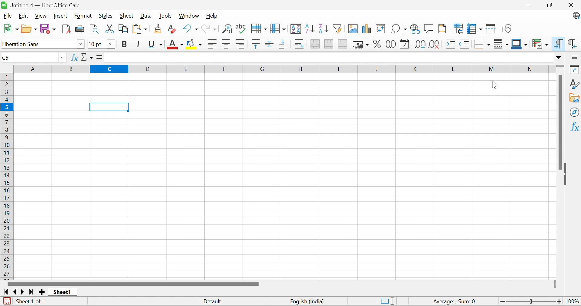 Image resolution: width=581 pixels, height=306 pixels. Describe the element at coordinates (329, 45) in the screenshot. I see `Merge cells` at that location.